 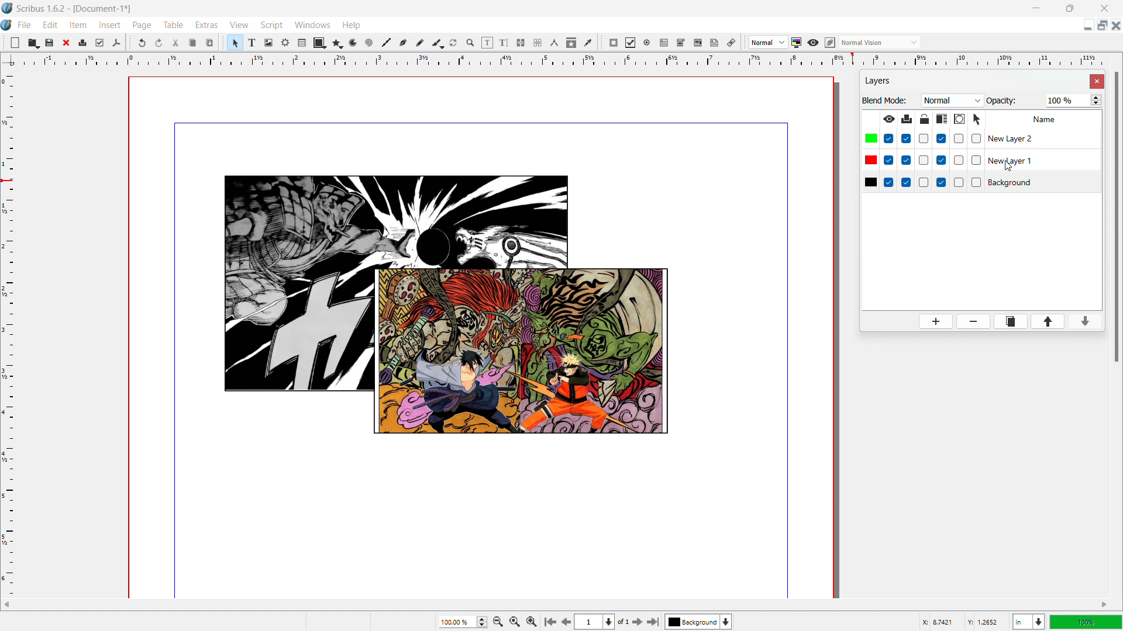 I want to click on add layer, so click(x=936, y=322).